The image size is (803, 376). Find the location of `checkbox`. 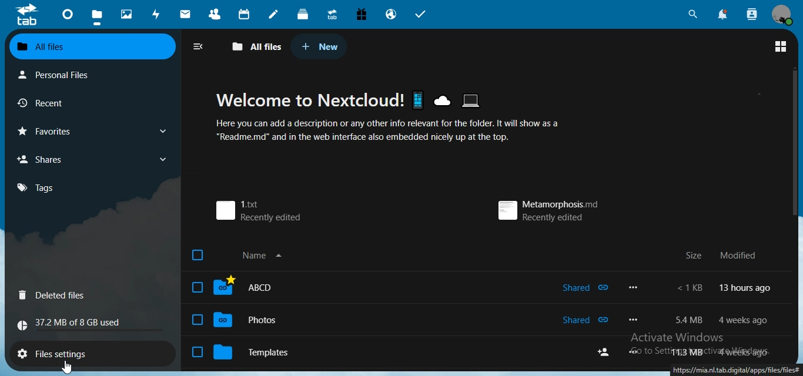

checkbox is located at coordinates (197, 254).